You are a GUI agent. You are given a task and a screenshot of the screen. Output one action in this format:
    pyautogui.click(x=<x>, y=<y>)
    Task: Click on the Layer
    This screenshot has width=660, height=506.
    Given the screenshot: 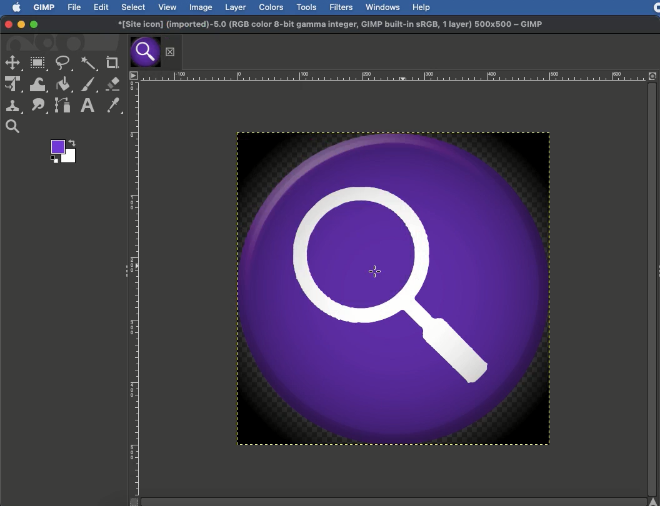 What is the action you would take?
    pyautogui.click(x=234, y=7)
    